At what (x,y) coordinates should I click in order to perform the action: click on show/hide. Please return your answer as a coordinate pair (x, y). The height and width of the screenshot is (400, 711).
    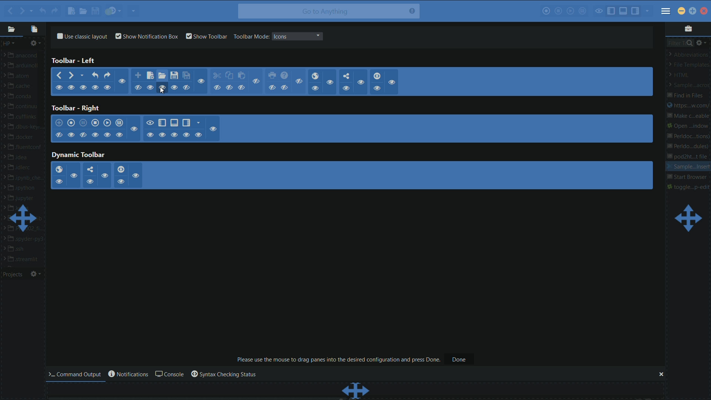
    Looking at the image, I should click on (285, 87).